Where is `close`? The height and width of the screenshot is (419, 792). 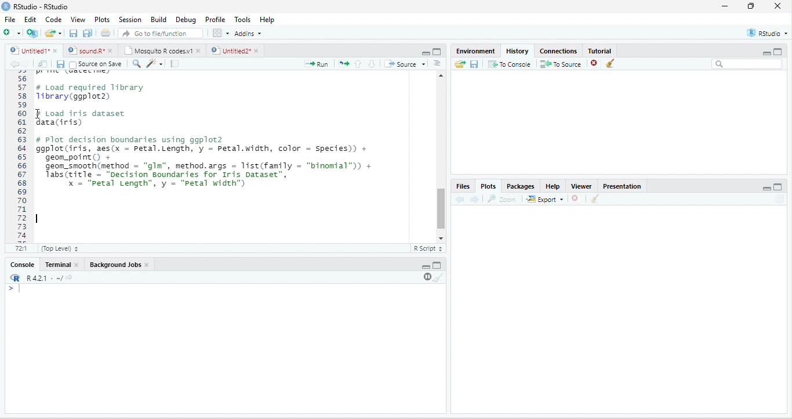
close is located at coordinates (147, 265).